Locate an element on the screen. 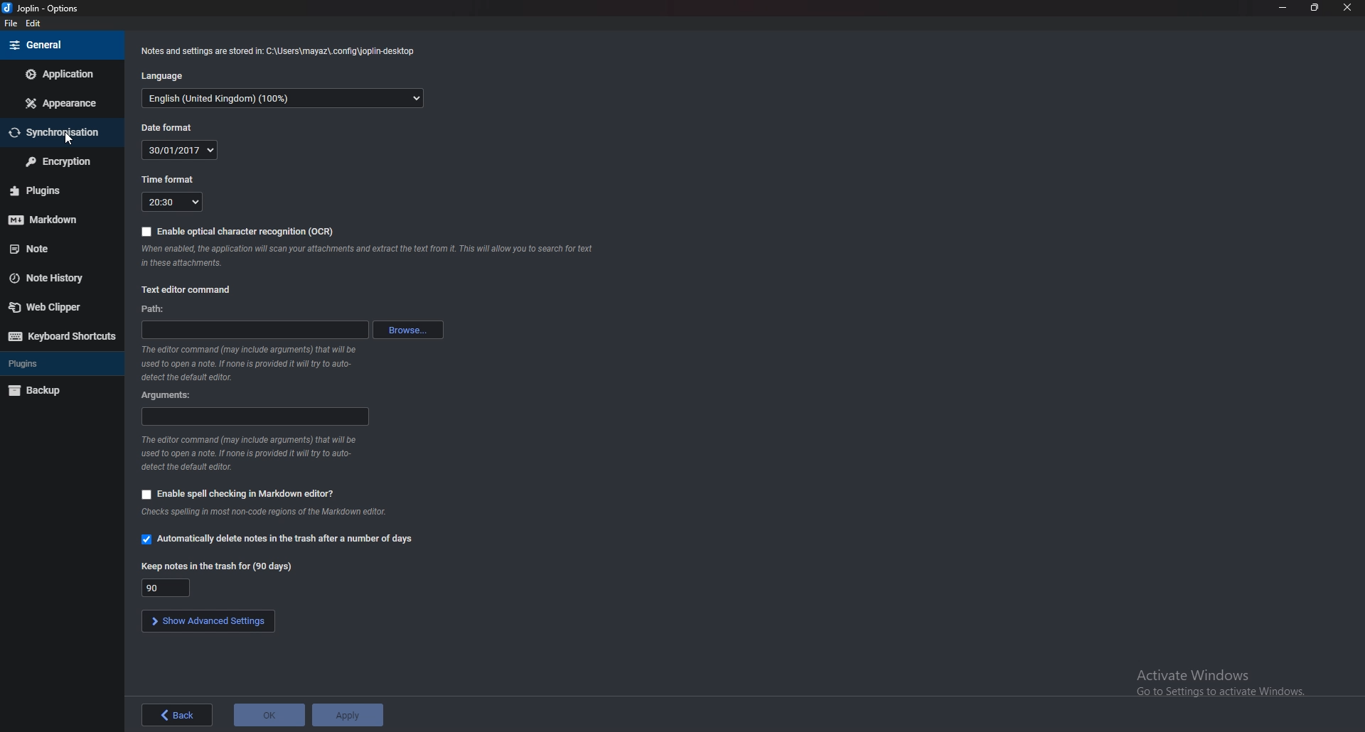 The height and width of the screenshot is (732, 1365). appearance is located at coordinates (63, 102).